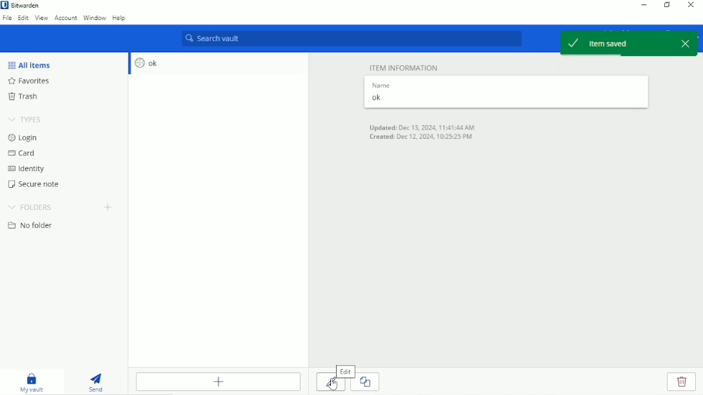 This screenshot has height=395, width=703. Describe the element at coordinates (100, 380) in the screenshot. I see `Send` at that location.